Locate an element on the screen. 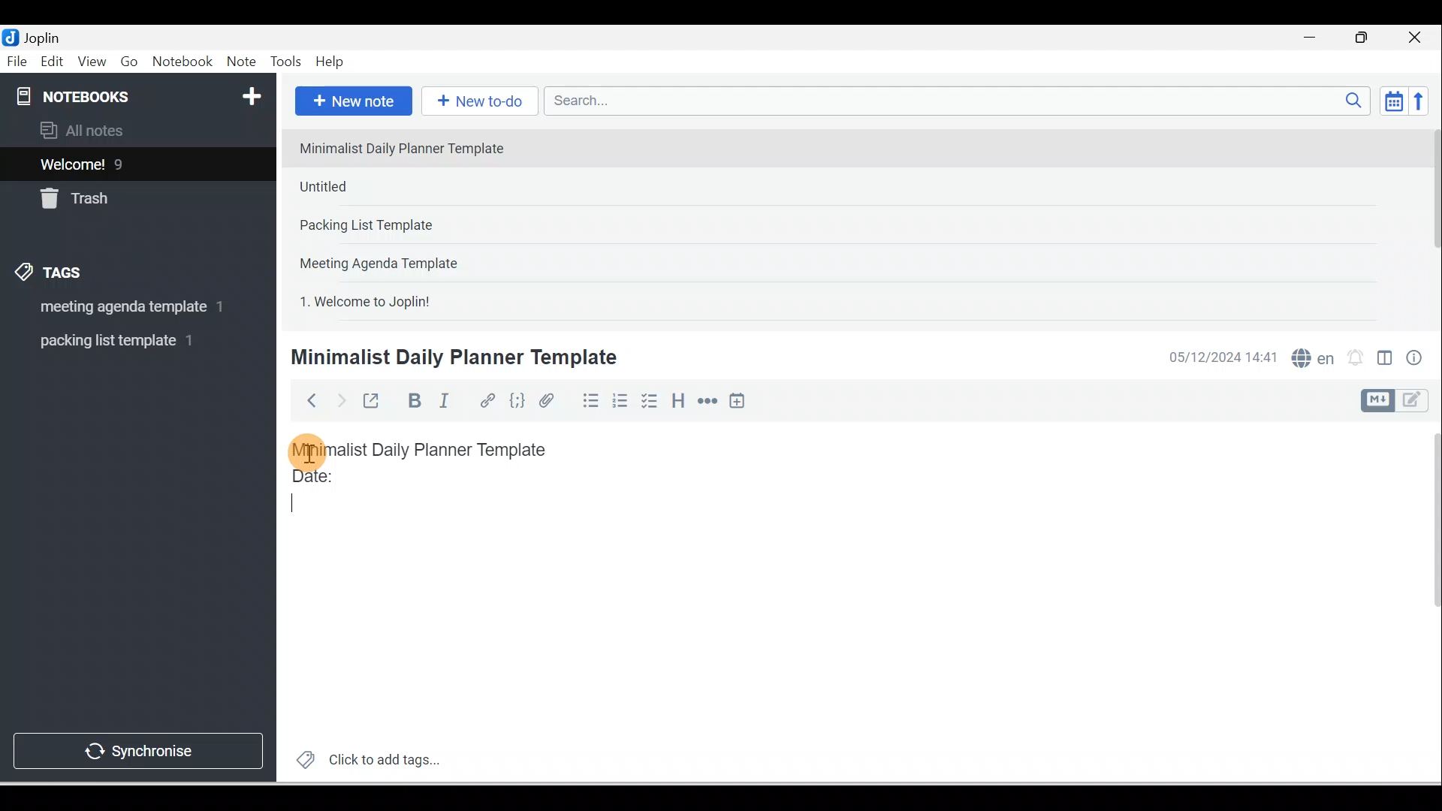  Bulleted list is located at coordinates (587, 400).